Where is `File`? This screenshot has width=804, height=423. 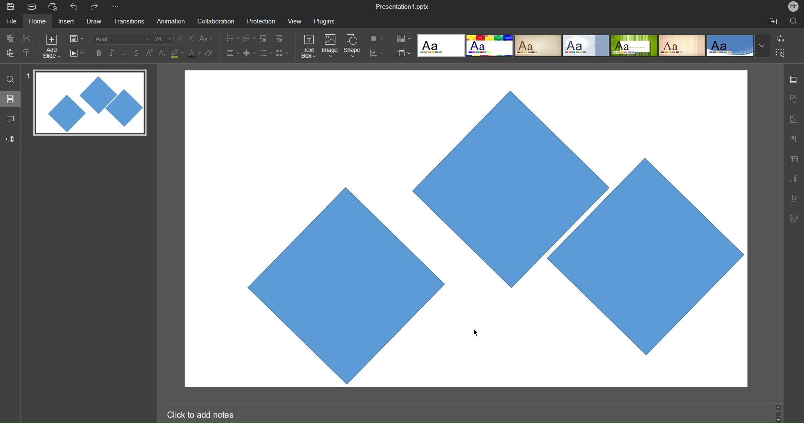 File is located at coordinates (13, 21).